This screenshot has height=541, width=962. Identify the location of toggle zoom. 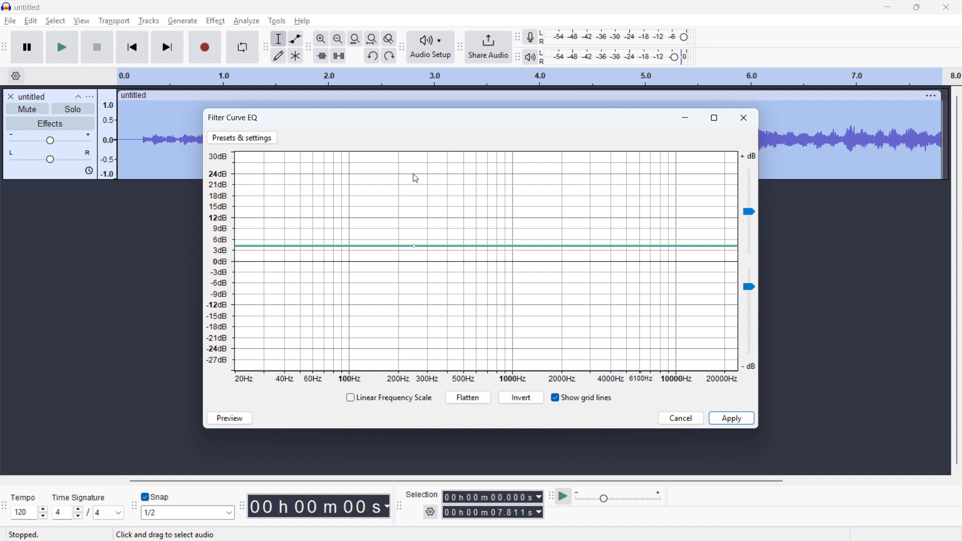
(389, 39).